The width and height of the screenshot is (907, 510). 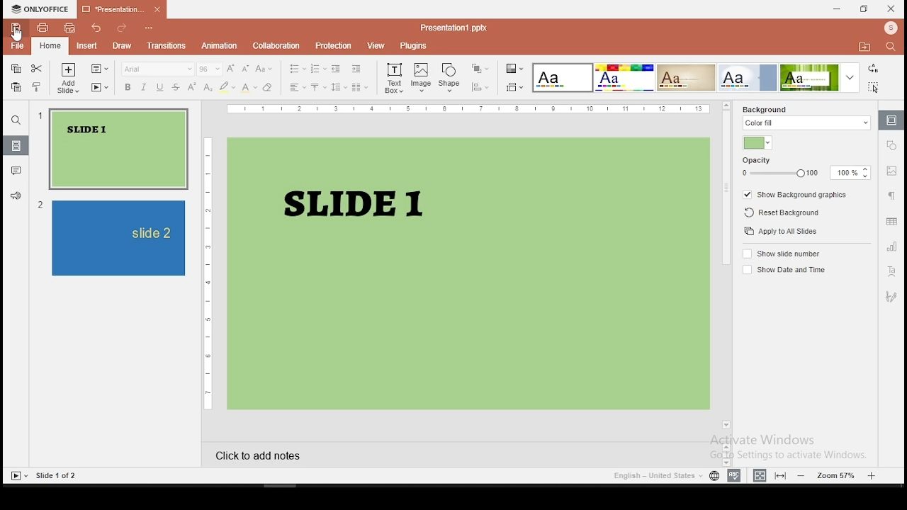 What do you see at coordinates (356, 69) in the screenshot?
I see `increase indent` at bounding box center [356, 69].